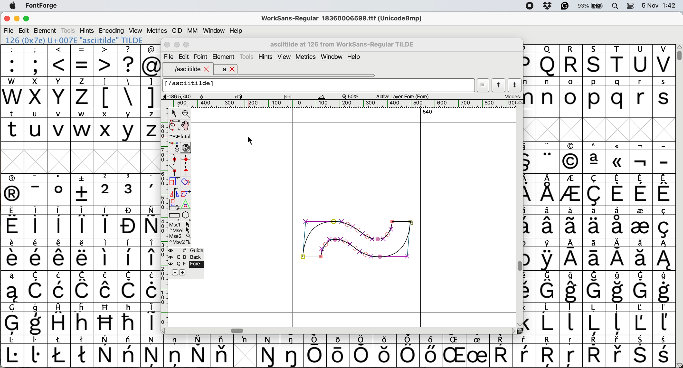 This screenshot has height=368, width=683. I want to click on element, so click(224, 58).